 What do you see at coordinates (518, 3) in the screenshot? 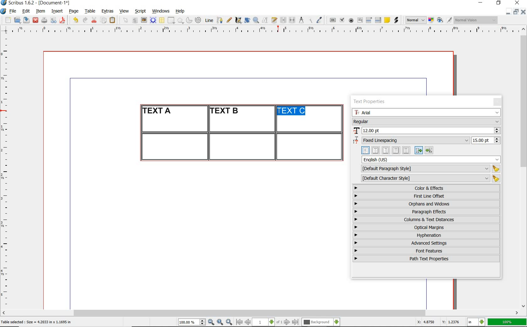
I see `close` at bounding box center [518, 3].